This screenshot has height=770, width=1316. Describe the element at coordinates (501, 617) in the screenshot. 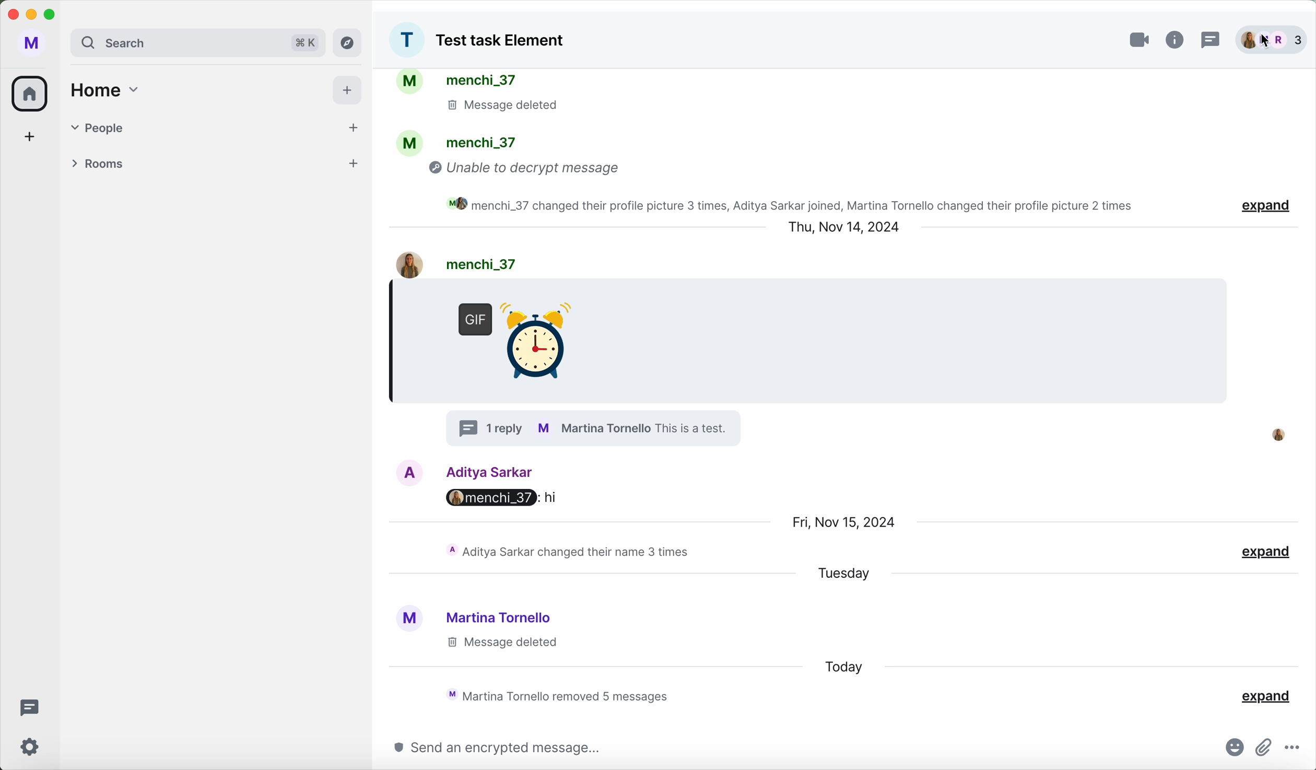

I see `Martina user` at that location.